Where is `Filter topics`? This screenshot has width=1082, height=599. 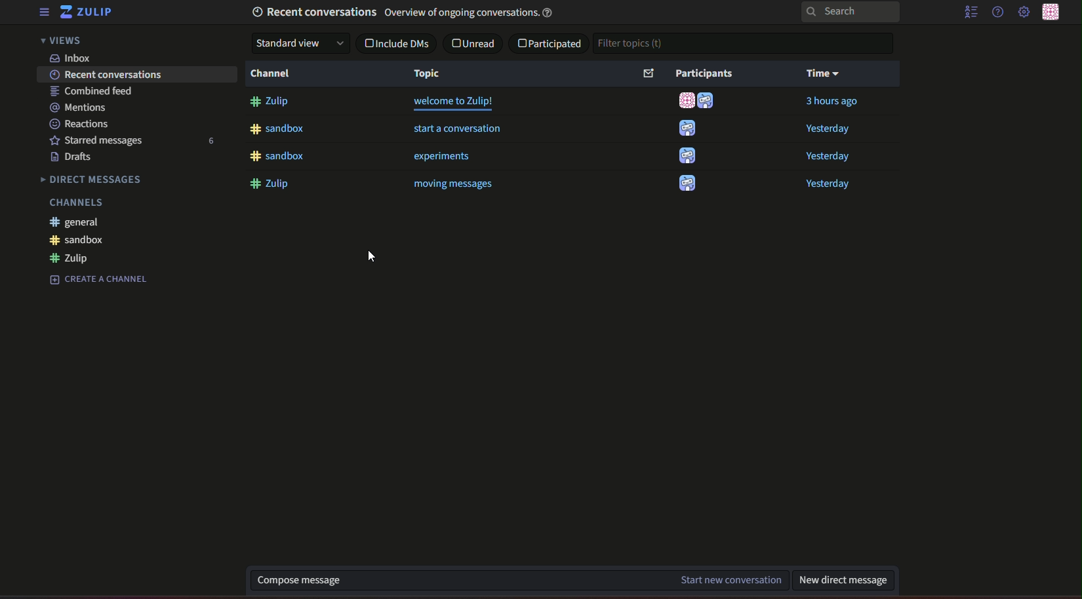 Filter topics is located at coordinates (632, 44).